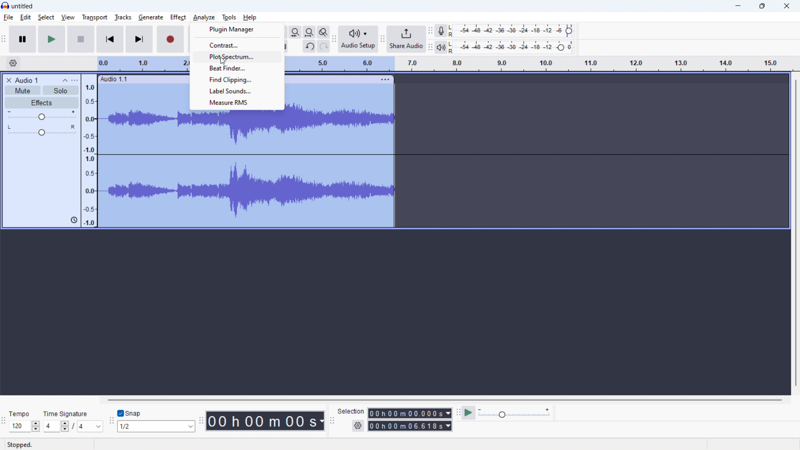 The height and width of the screenshot is (450, 800). I want to click on vertical scrollbar, so click(795, 232).